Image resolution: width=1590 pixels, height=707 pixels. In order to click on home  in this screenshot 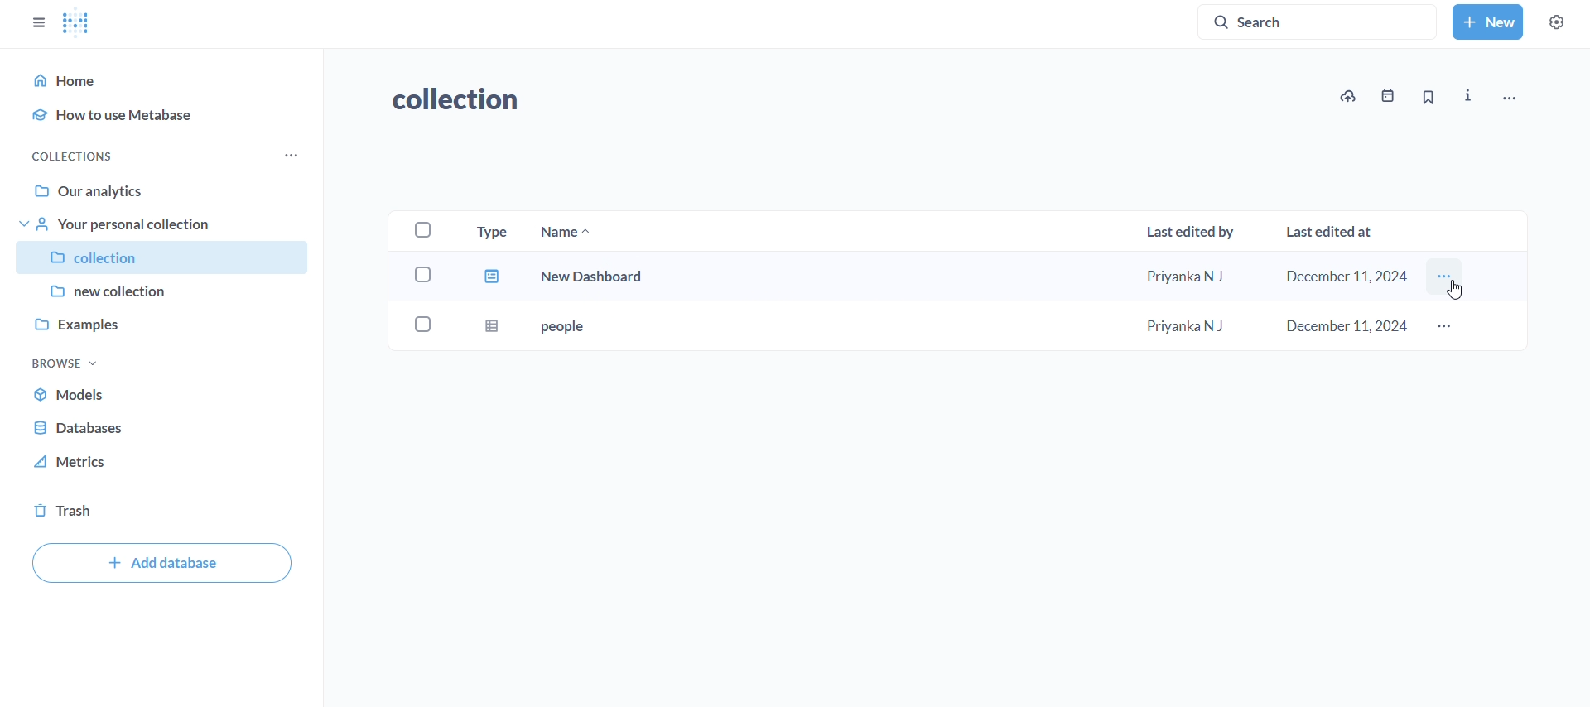, I will do `click(166, 78)`.